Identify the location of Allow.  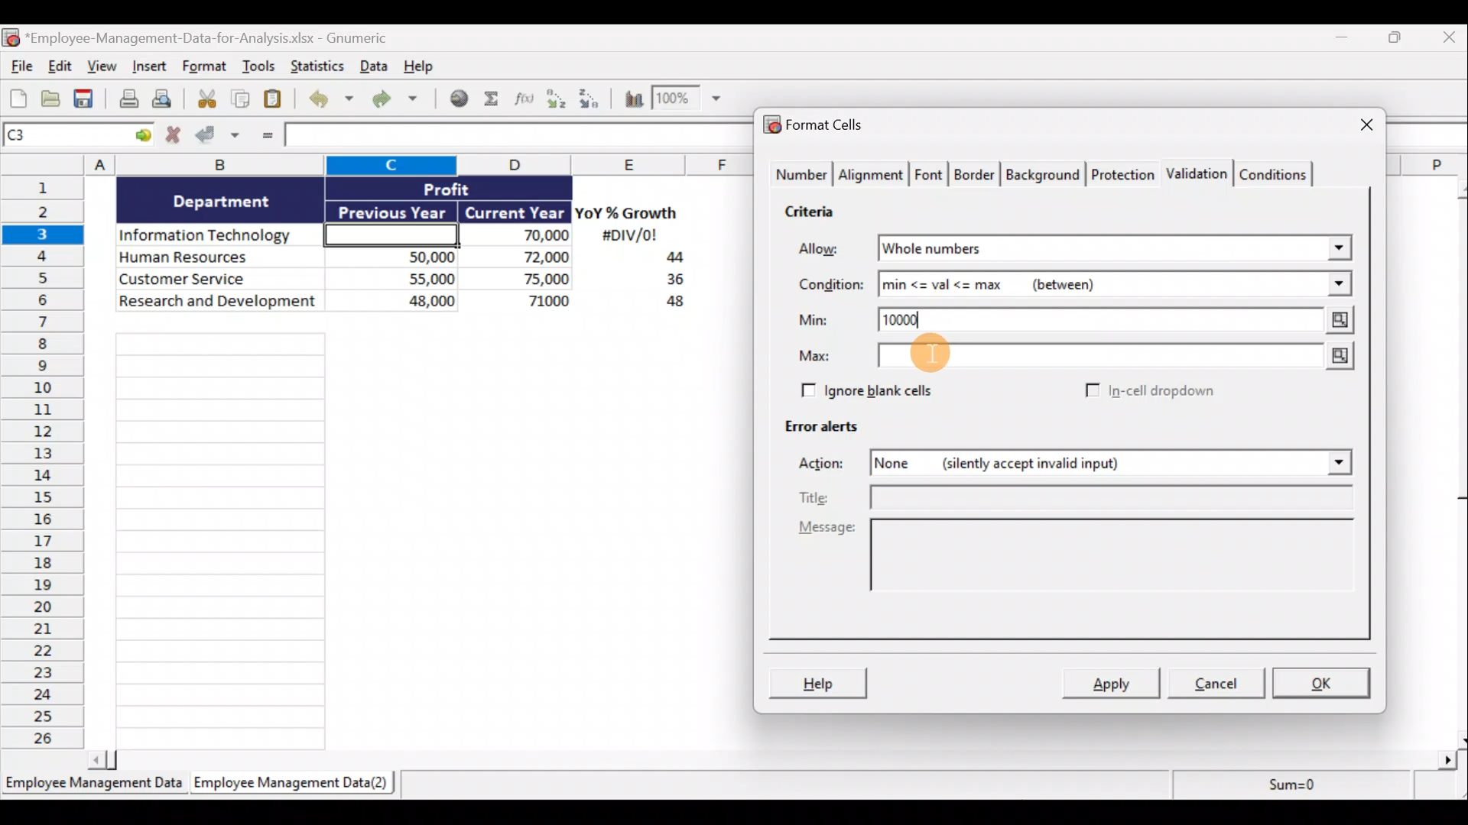
(830, 250).